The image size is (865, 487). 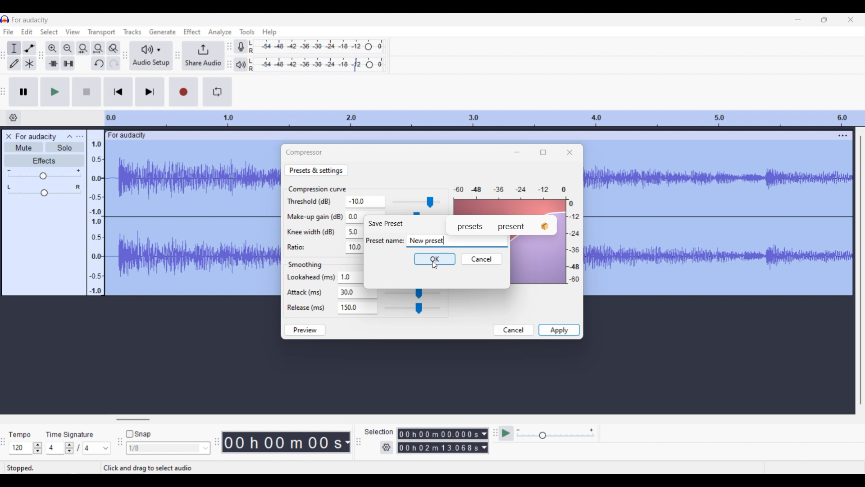 I want to click on Text boxe to type in Threshold, so click(x=363, y=202).